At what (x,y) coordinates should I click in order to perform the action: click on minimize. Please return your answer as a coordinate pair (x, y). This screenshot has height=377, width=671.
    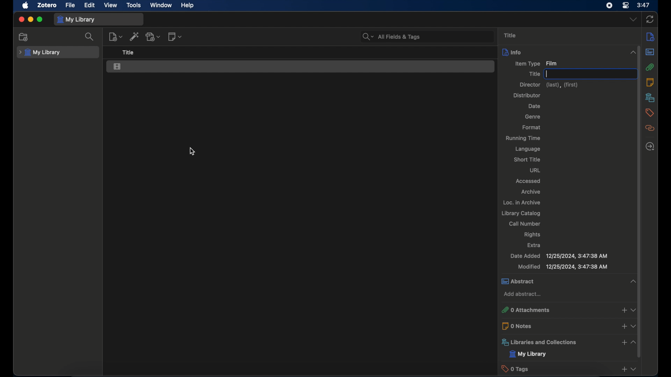
    Looking at the image, I should click on (30, 19).